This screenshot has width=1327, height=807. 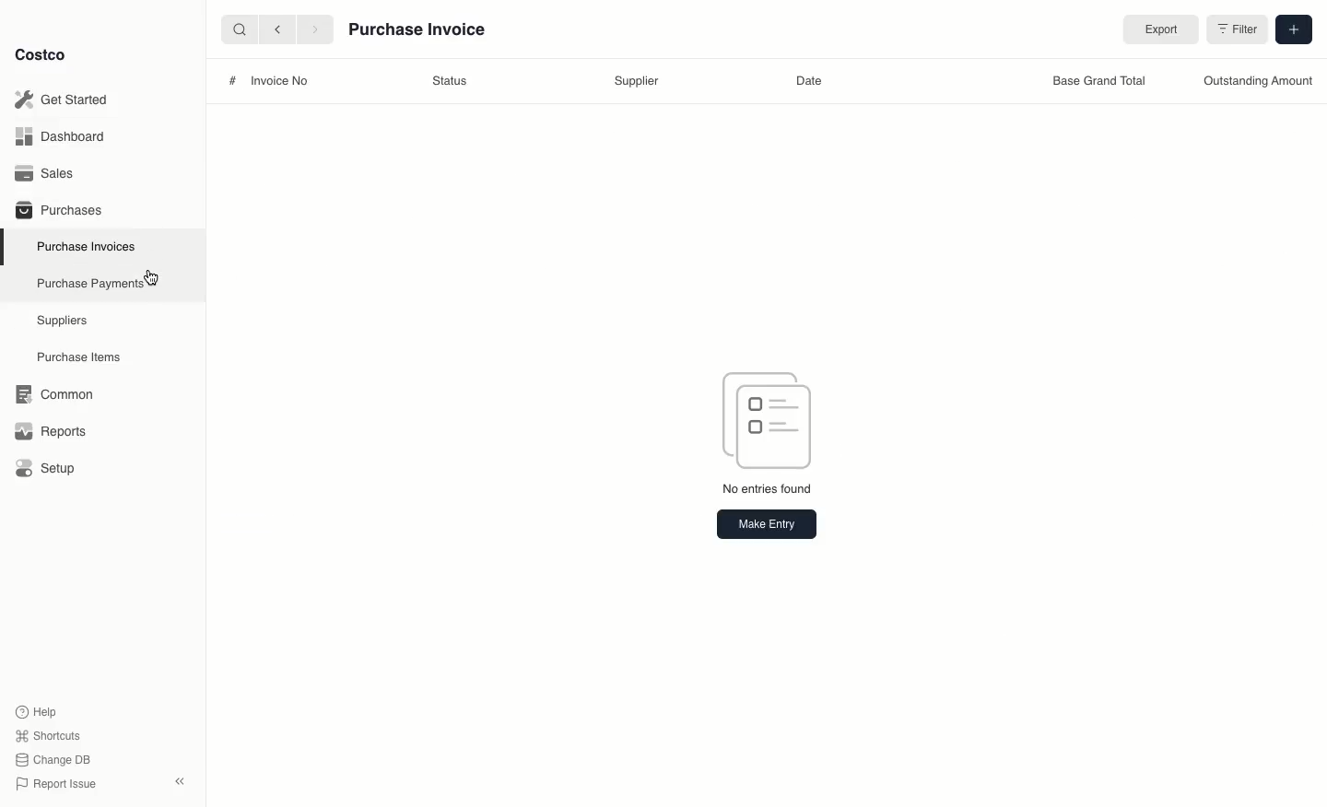 What do you see at coordinates (637, 82) in the screenshot?
I see `Supplier` at bounding box center [637, 82].